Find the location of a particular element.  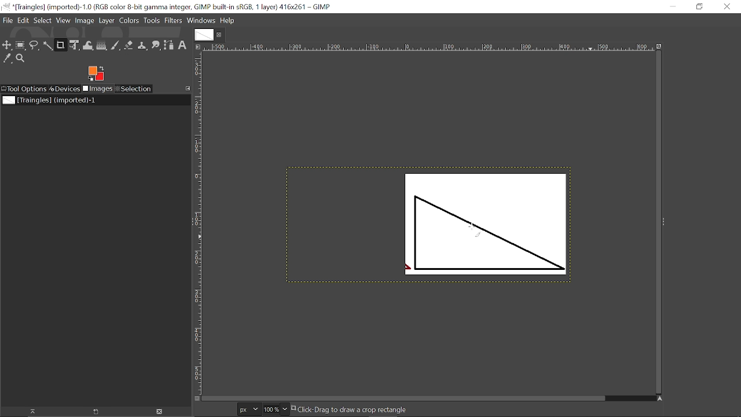

Free select tool is located at coordinates (35, 46).